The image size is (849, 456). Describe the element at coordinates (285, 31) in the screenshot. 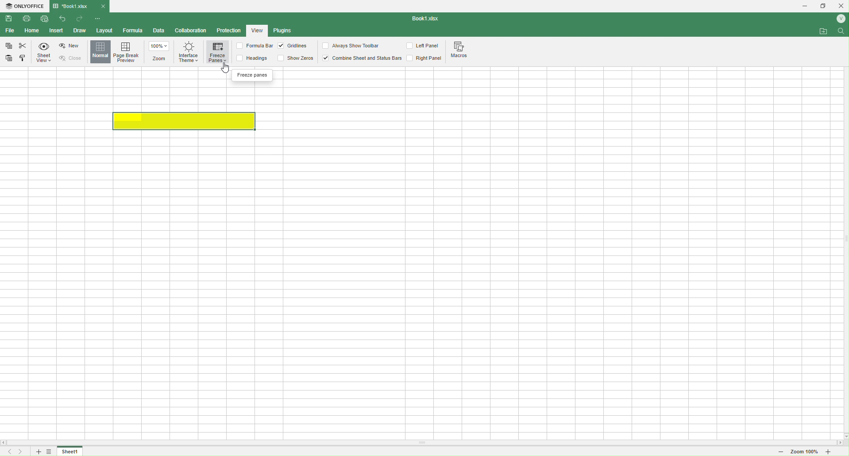

I see `Plugins` at that location.